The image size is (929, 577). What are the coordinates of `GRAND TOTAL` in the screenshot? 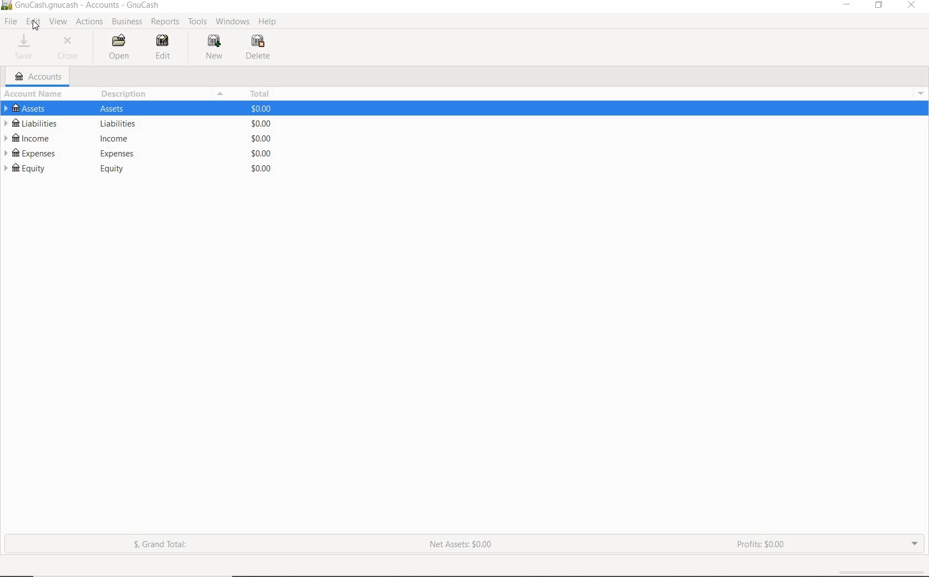 It's located at (160, 545).